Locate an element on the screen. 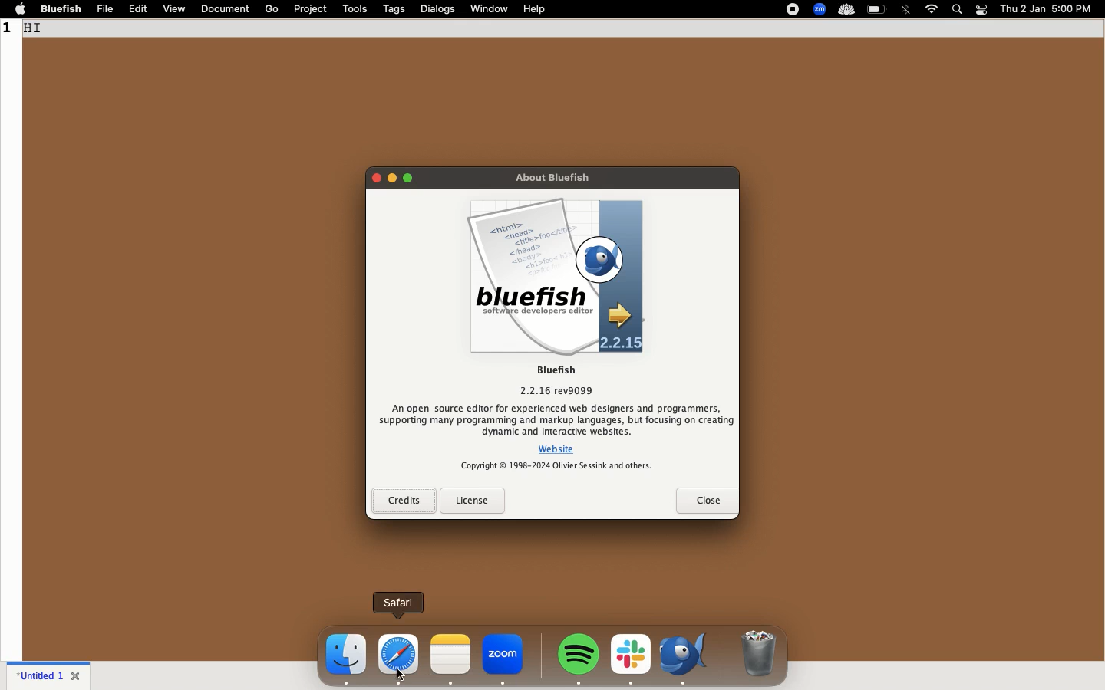 The image size is (1105, 690). An open-source editor for experienced web designers and programmers,
supporting many programming and markup languages, but focusing on creating
dynamic and interactive websites. is located at coordinates (556, 419).